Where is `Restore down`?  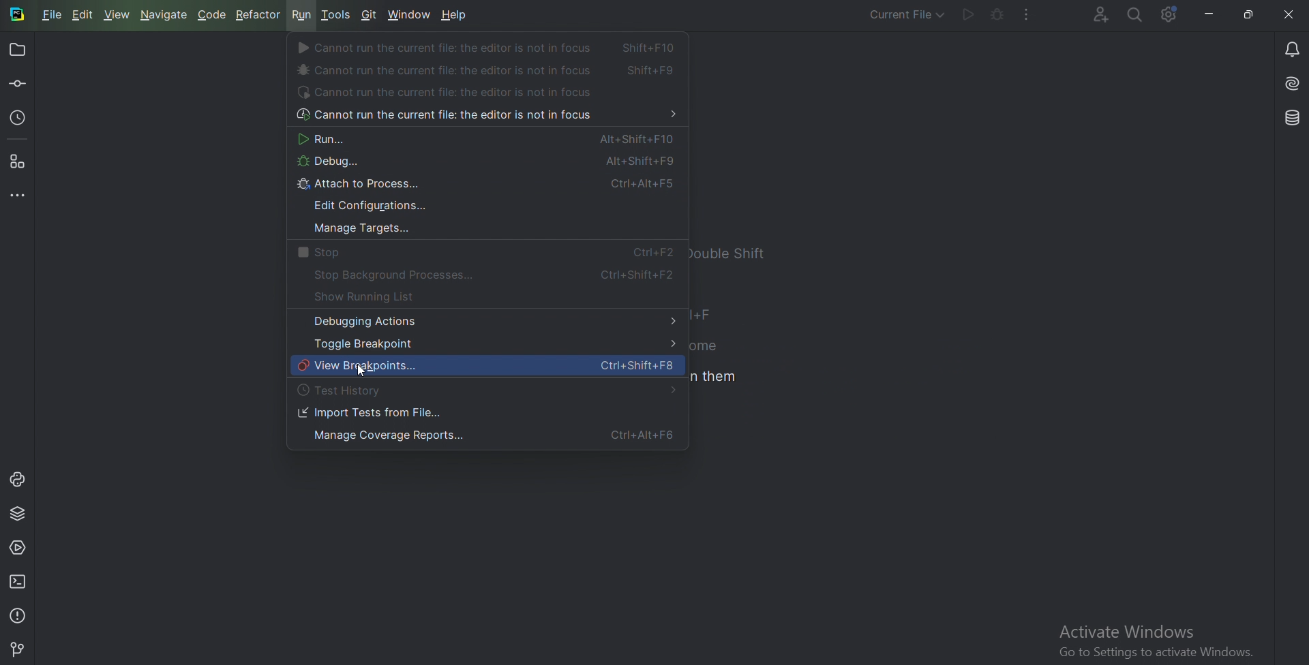
Restore down is located at coordinates (1248, 15).